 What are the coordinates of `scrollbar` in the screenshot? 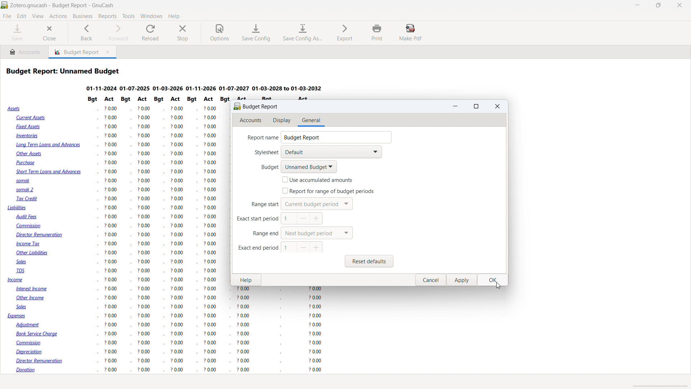 It's located at (501, 183).